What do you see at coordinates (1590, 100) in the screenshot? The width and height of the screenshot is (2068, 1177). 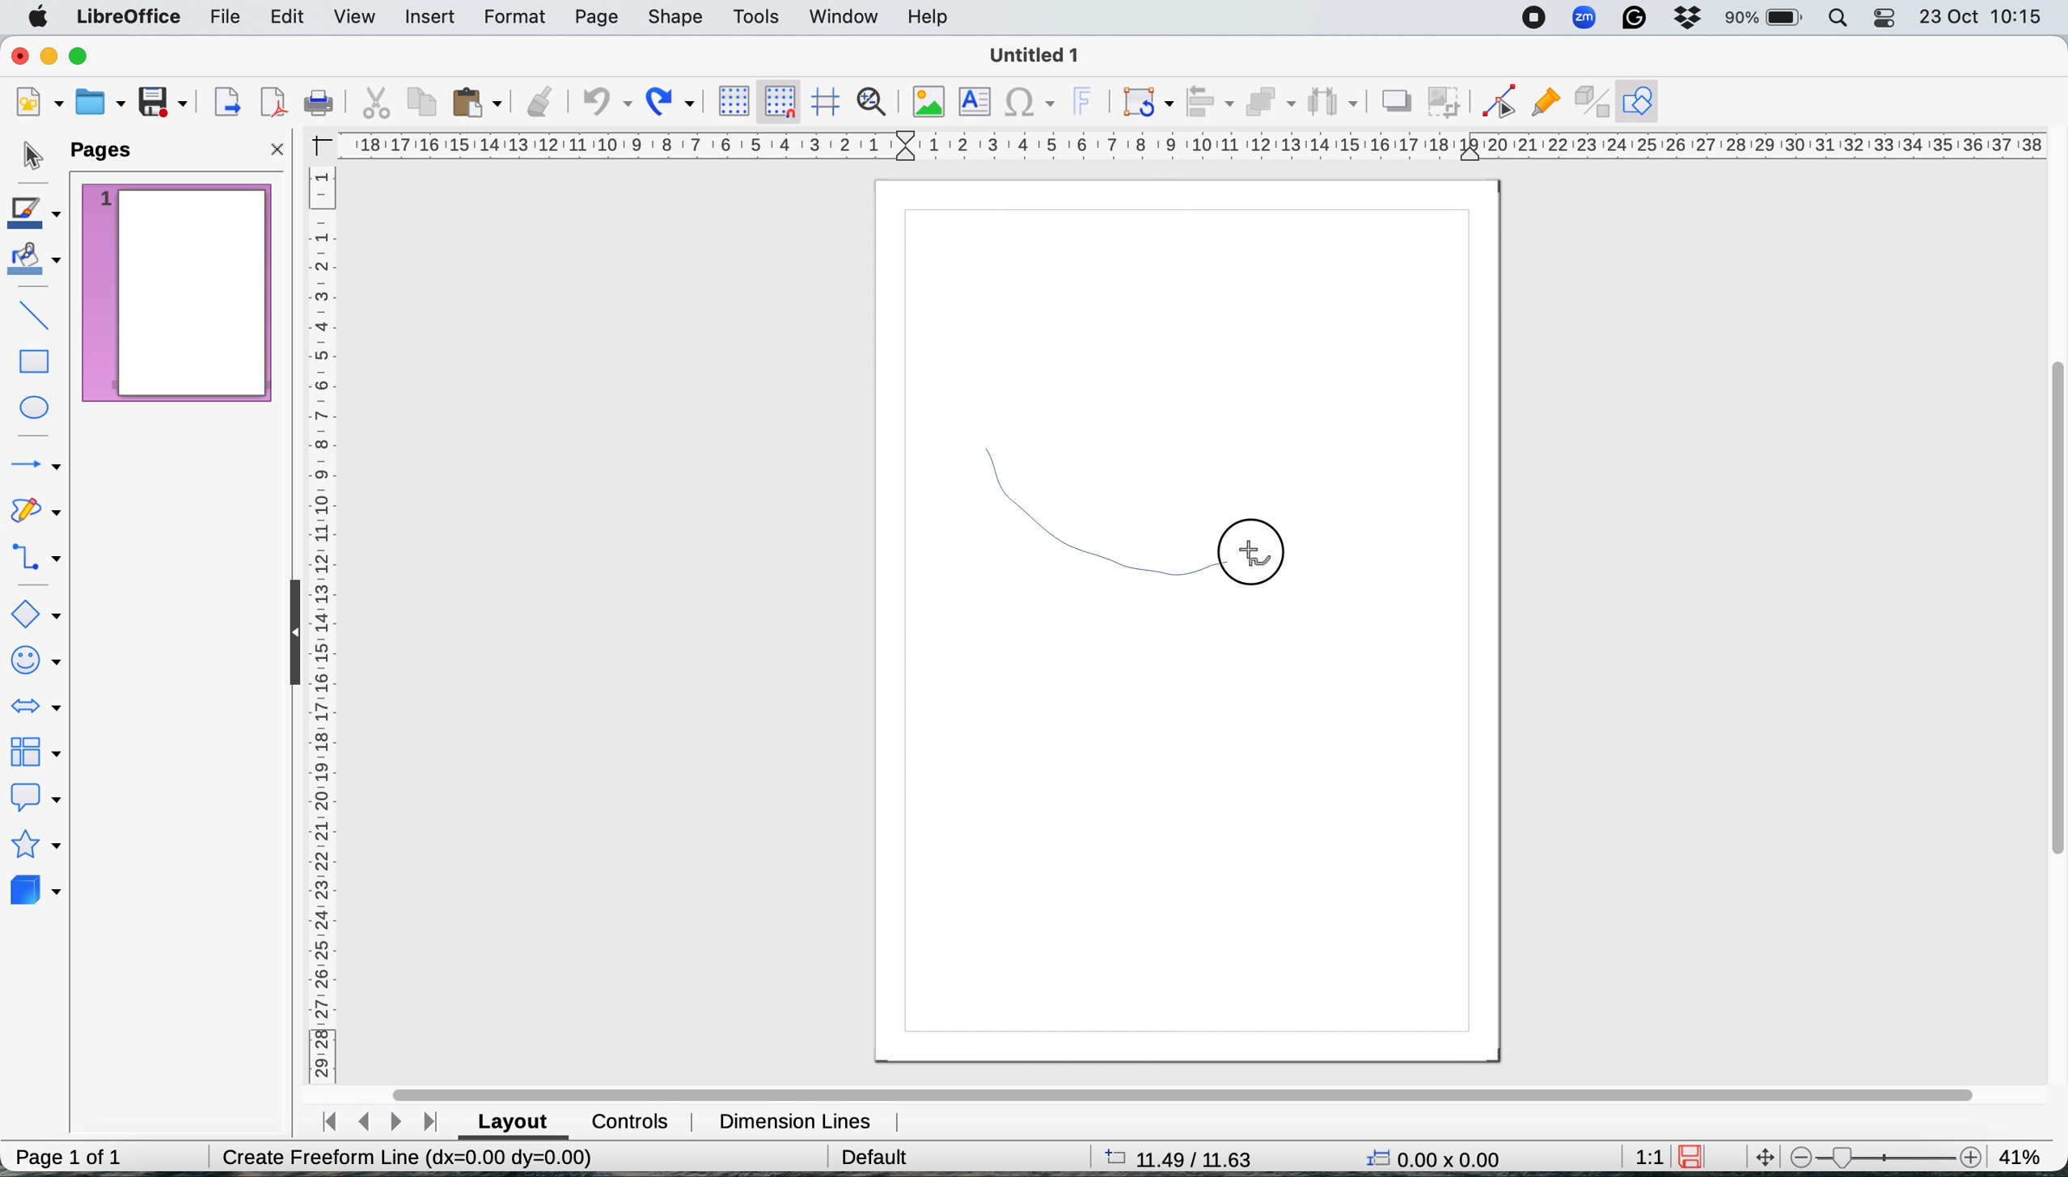 I see `toggle extrusions` at bounding box center [1590, 100].